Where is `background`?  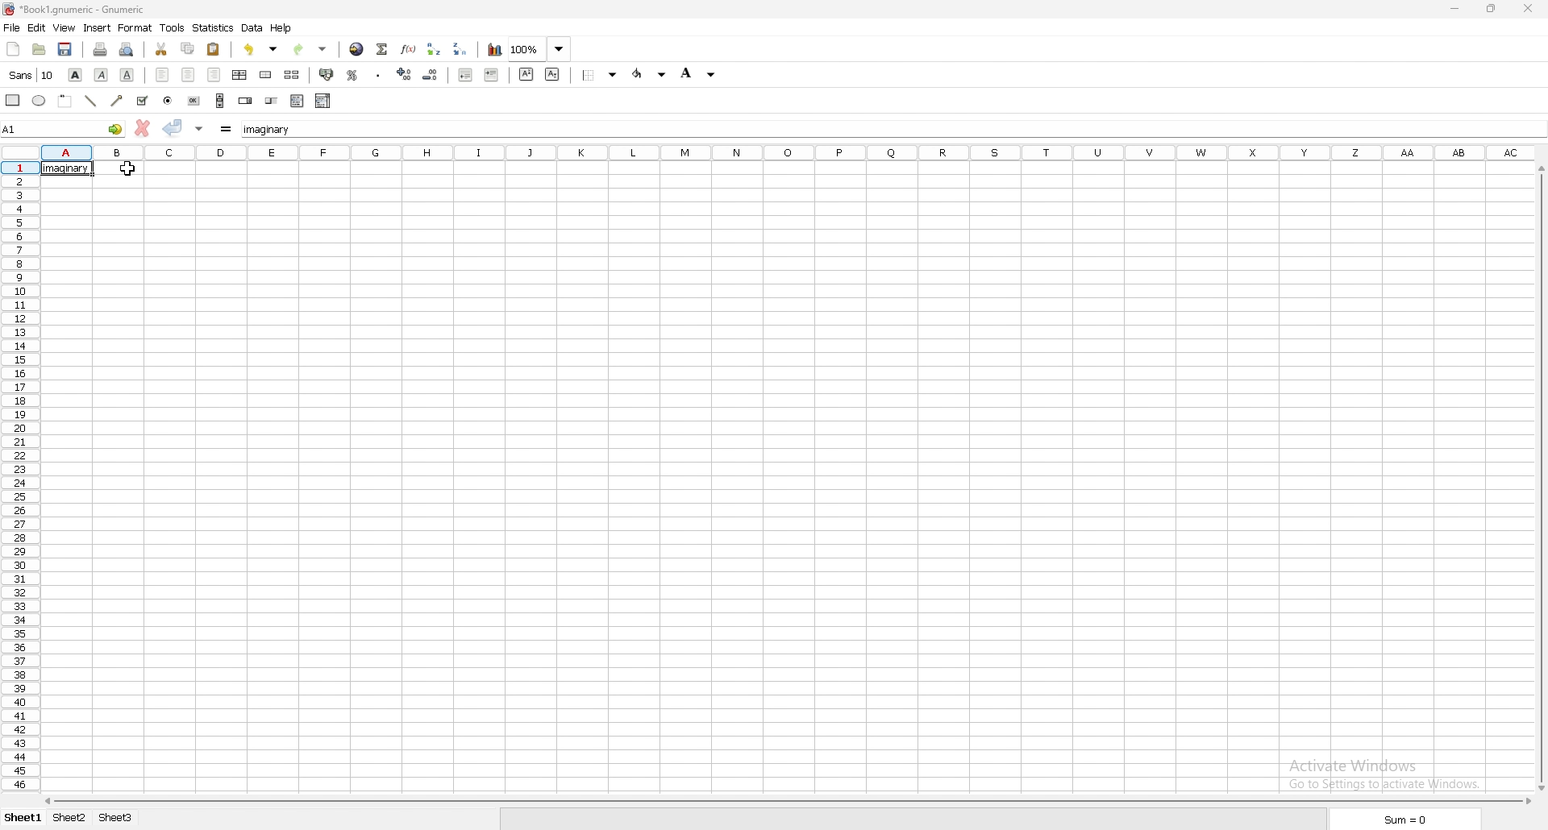 background is located at coordinates (699, 75).